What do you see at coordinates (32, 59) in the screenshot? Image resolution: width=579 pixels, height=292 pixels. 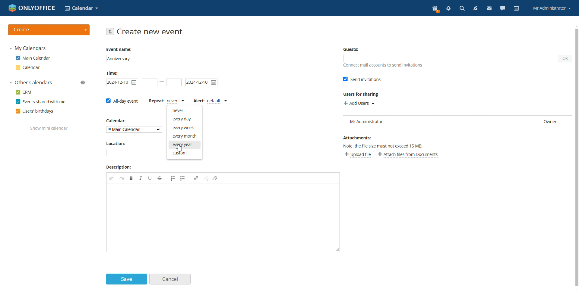 I see `main calender` at bounding box center [32, 59].